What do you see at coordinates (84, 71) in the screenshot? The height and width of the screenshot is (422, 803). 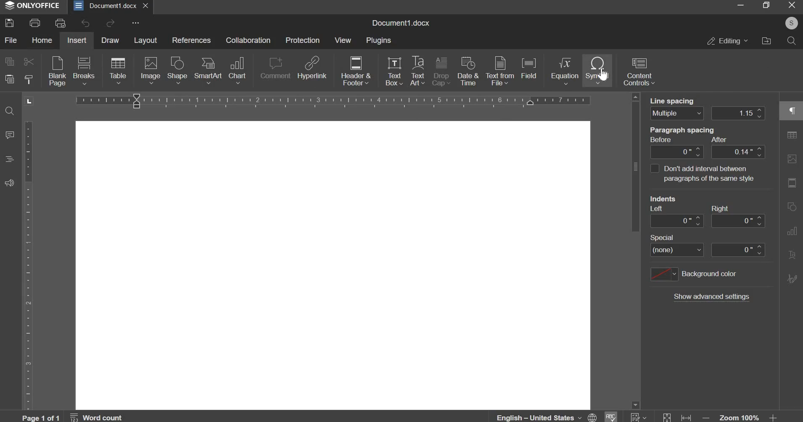 I see `breaks` at bounding box center [84, 71].